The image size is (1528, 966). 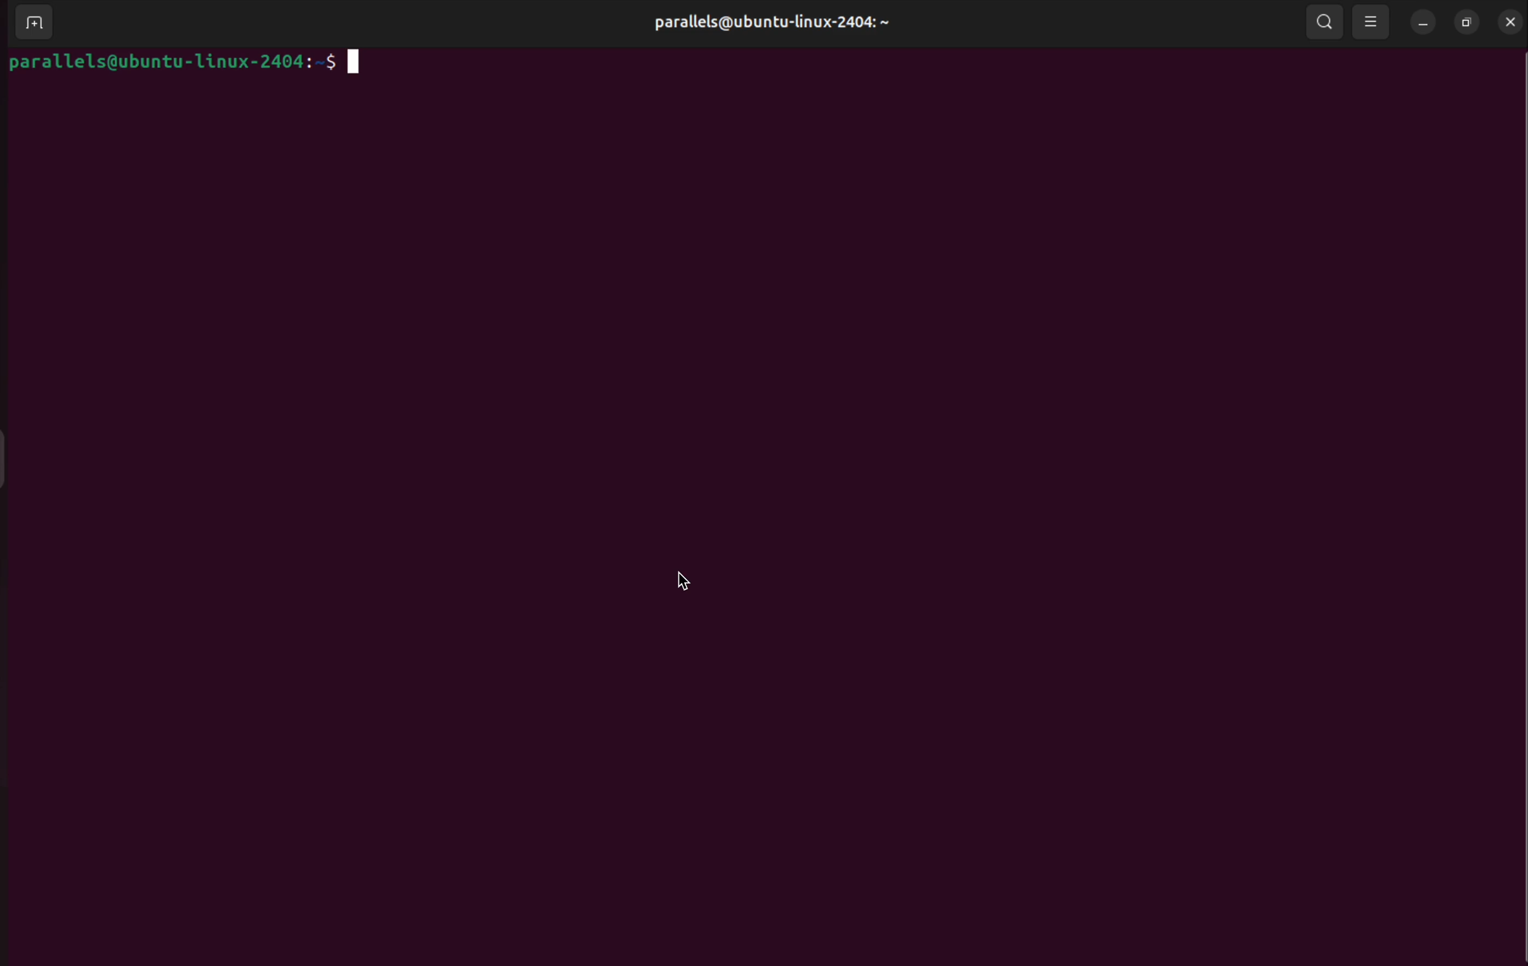 What do you see at coordinates (775, 31) in the screenshot?
I see `parallels@ubuntu-linux-2404: ~` at bounding box center [775, 31].